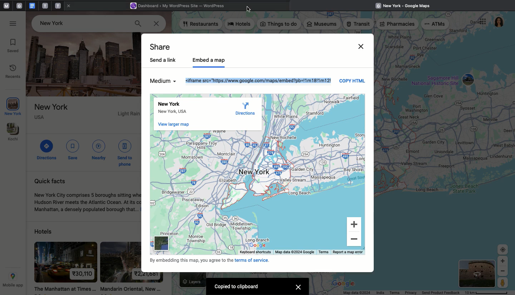  Describe the element at coordinates (246, 193) in the screenshot. I see `MAP` at that location.